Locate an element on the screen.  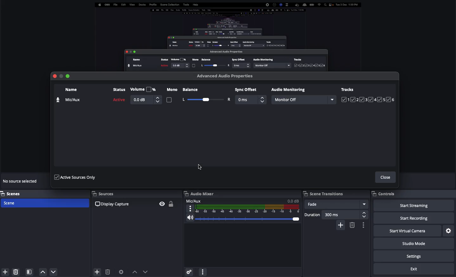
minimize is located at coordinates (61, 78).